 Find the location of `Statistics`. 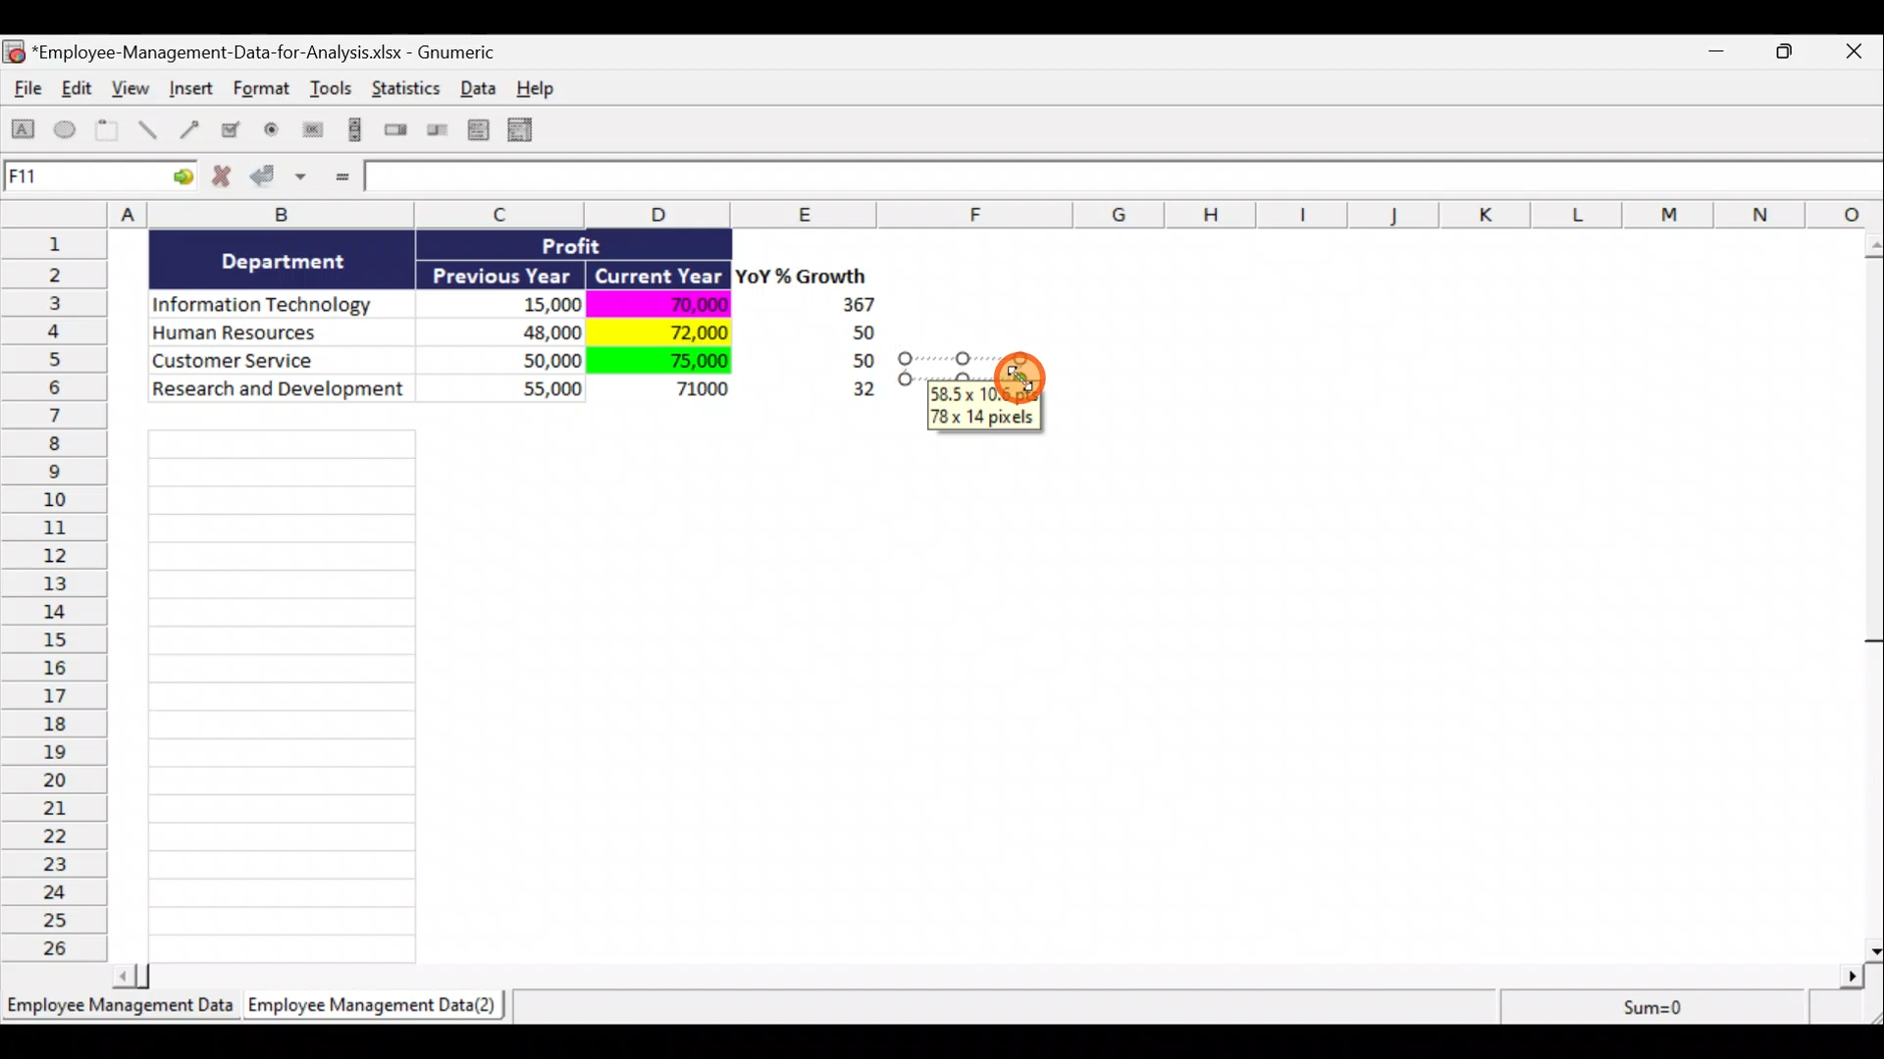

Statistics is located at coordinates (408, 94).